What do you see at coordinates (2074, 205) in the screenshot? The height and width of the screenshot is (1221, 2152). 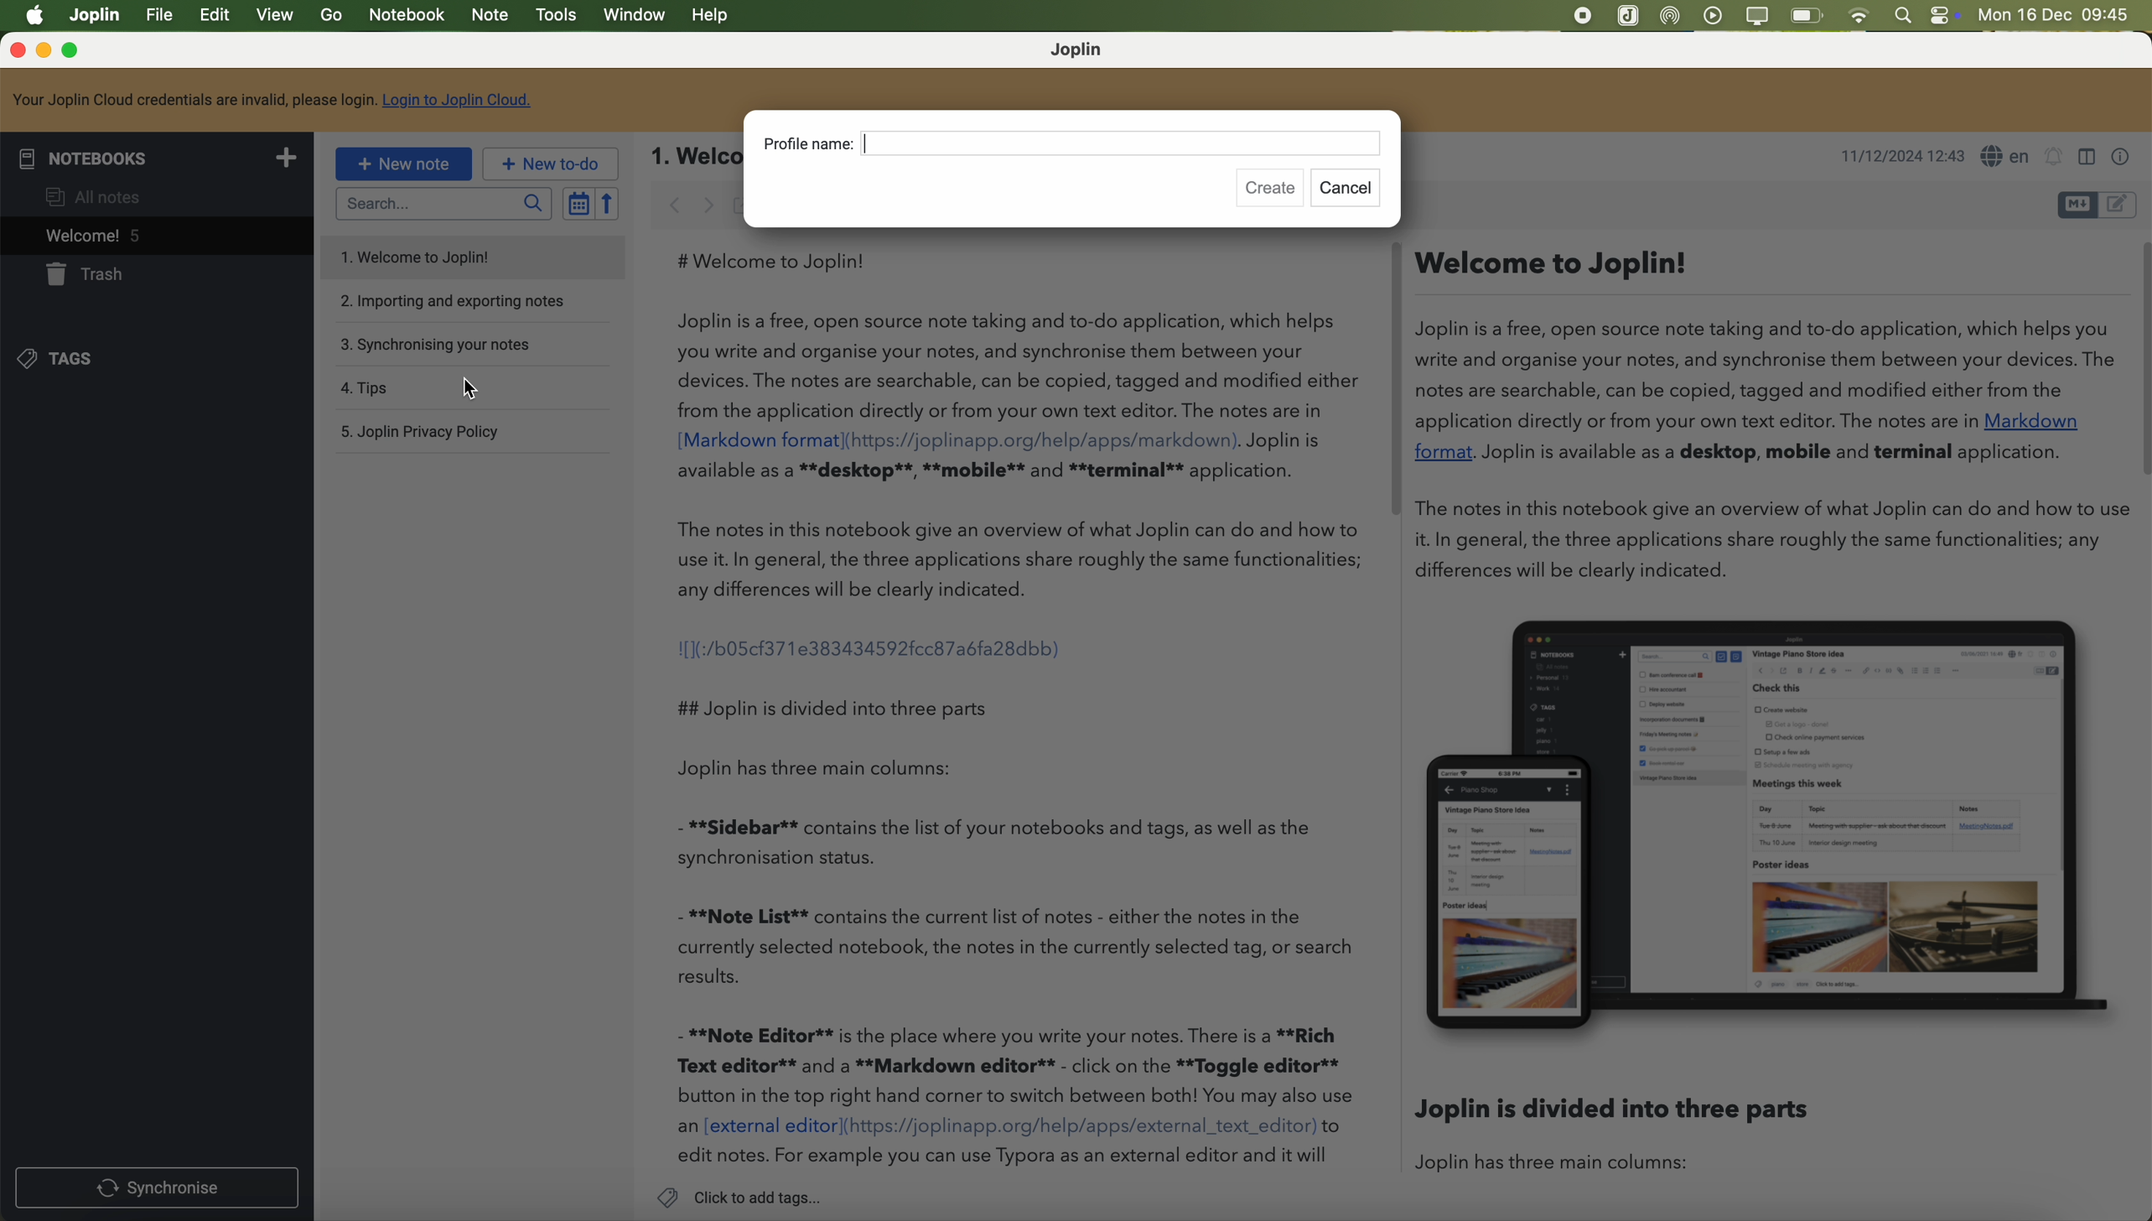 I see `toggle editors` at bounding box center [2074, 205].